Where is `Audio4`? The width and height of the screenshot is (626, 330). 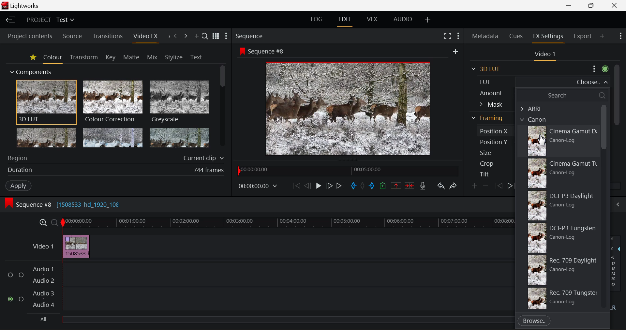 Audio4 is located at coordinates (44, 305).